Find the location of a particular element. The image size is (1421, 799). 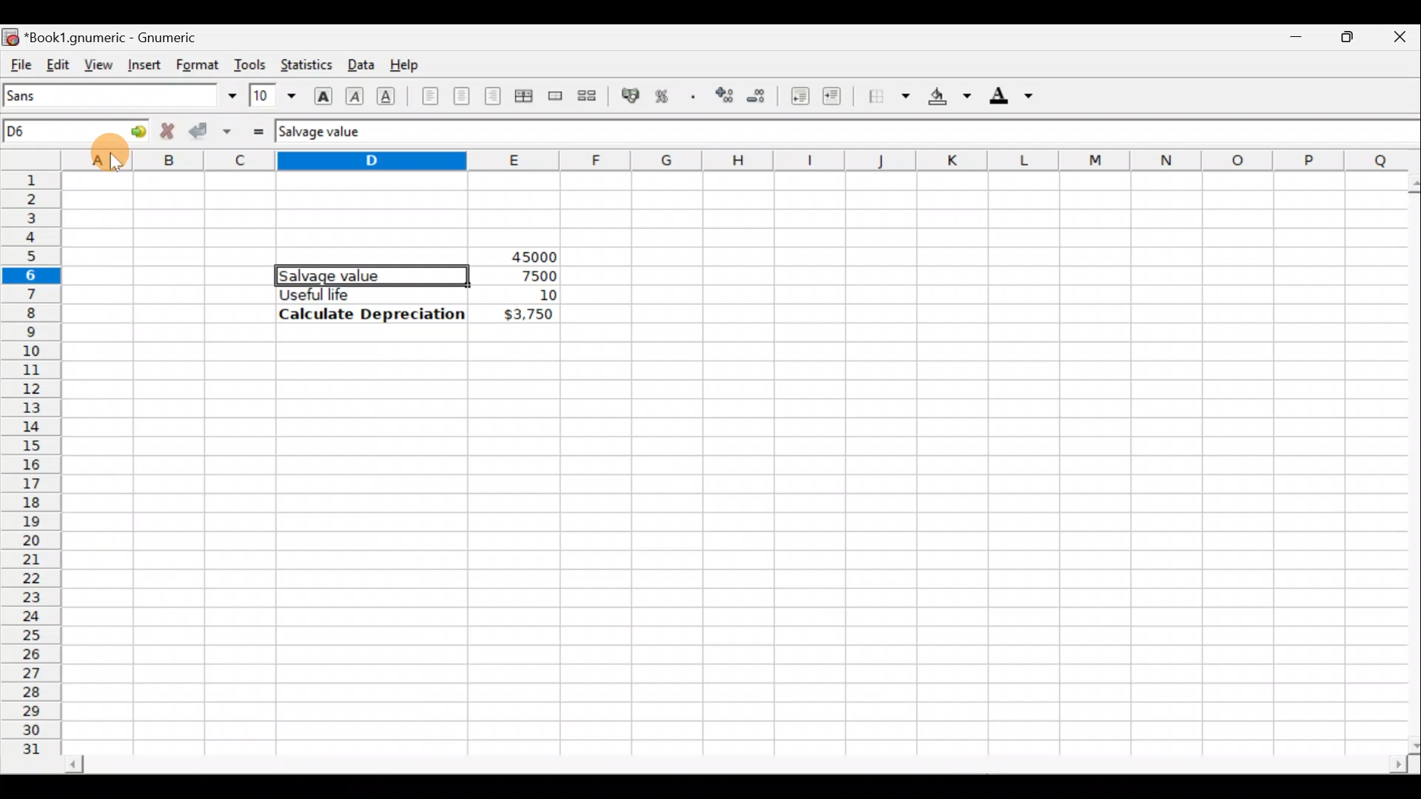

45000 is located at coordinates (520, 254).